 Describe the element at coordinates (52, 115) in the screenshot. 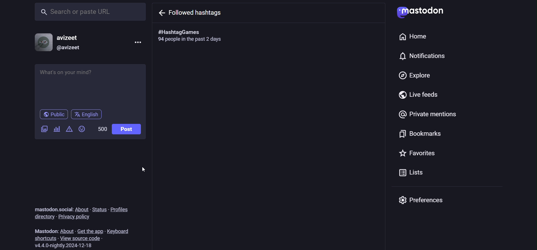

I see `public` at that location.